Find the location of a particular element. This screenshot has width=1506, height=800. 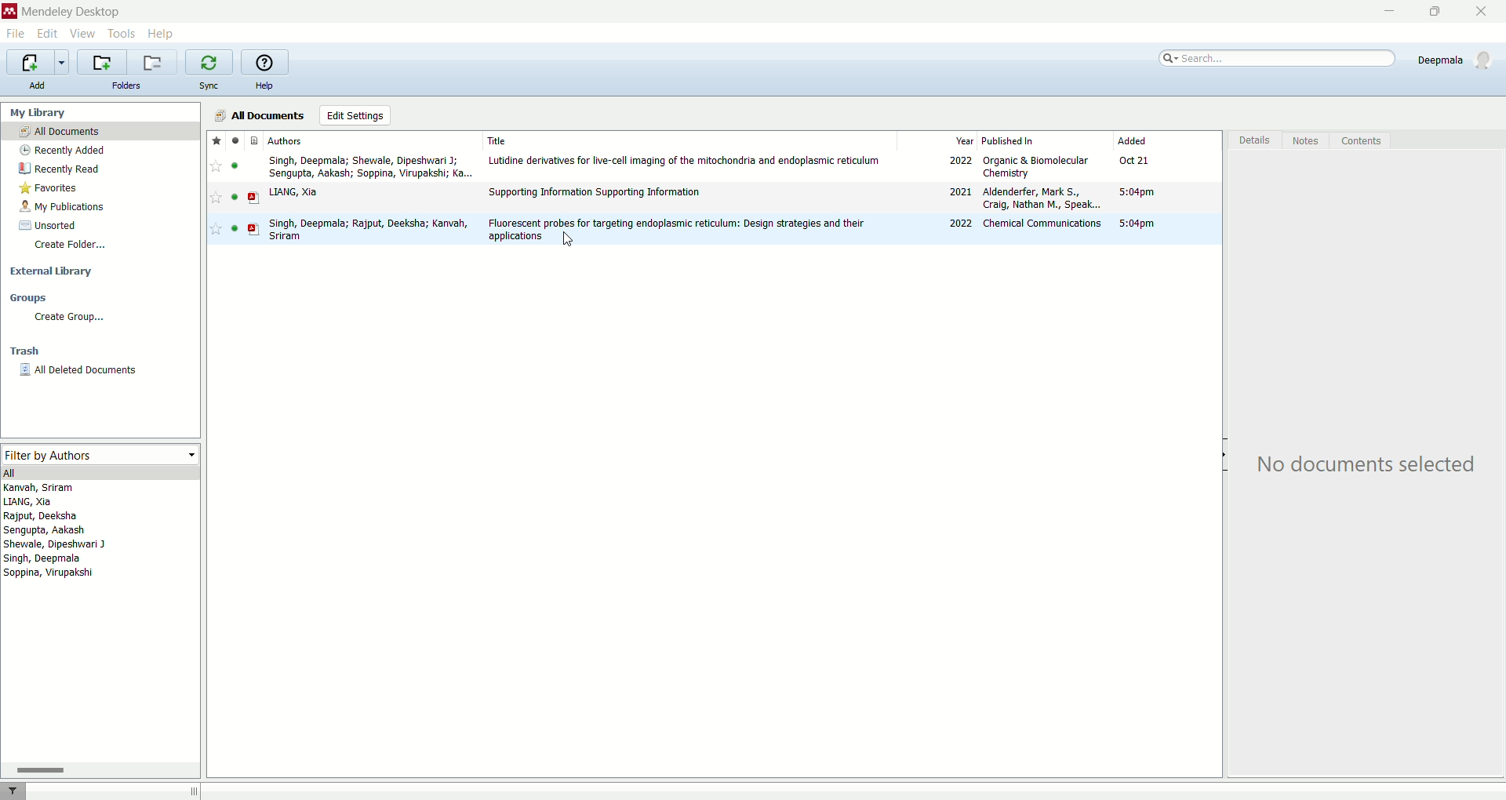

synchronize the library with mendeley web is located at coordinates (209, 62).